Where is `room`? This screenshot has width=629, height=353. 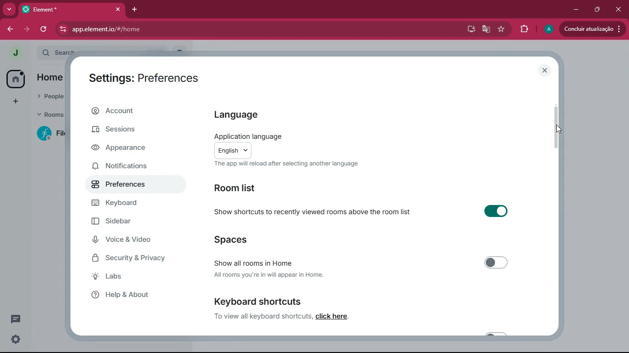
room is located at coordinates (47, 134).